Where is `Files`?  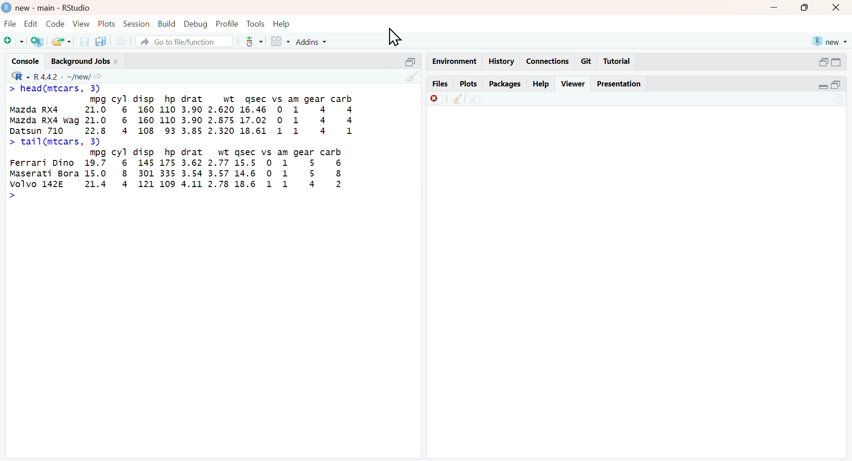 Files is located at coordinates (437, 83).